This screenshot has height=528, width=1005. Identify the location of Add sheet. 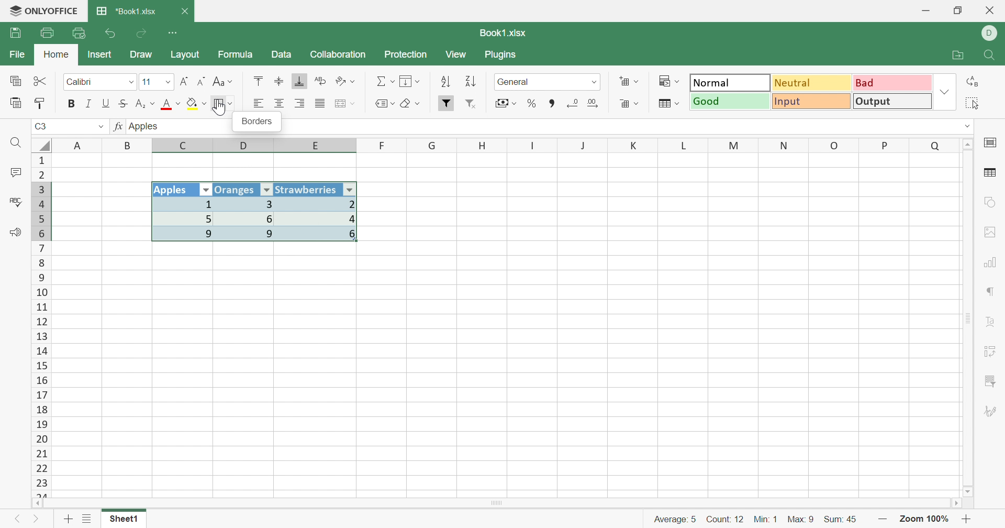
(68, 519).